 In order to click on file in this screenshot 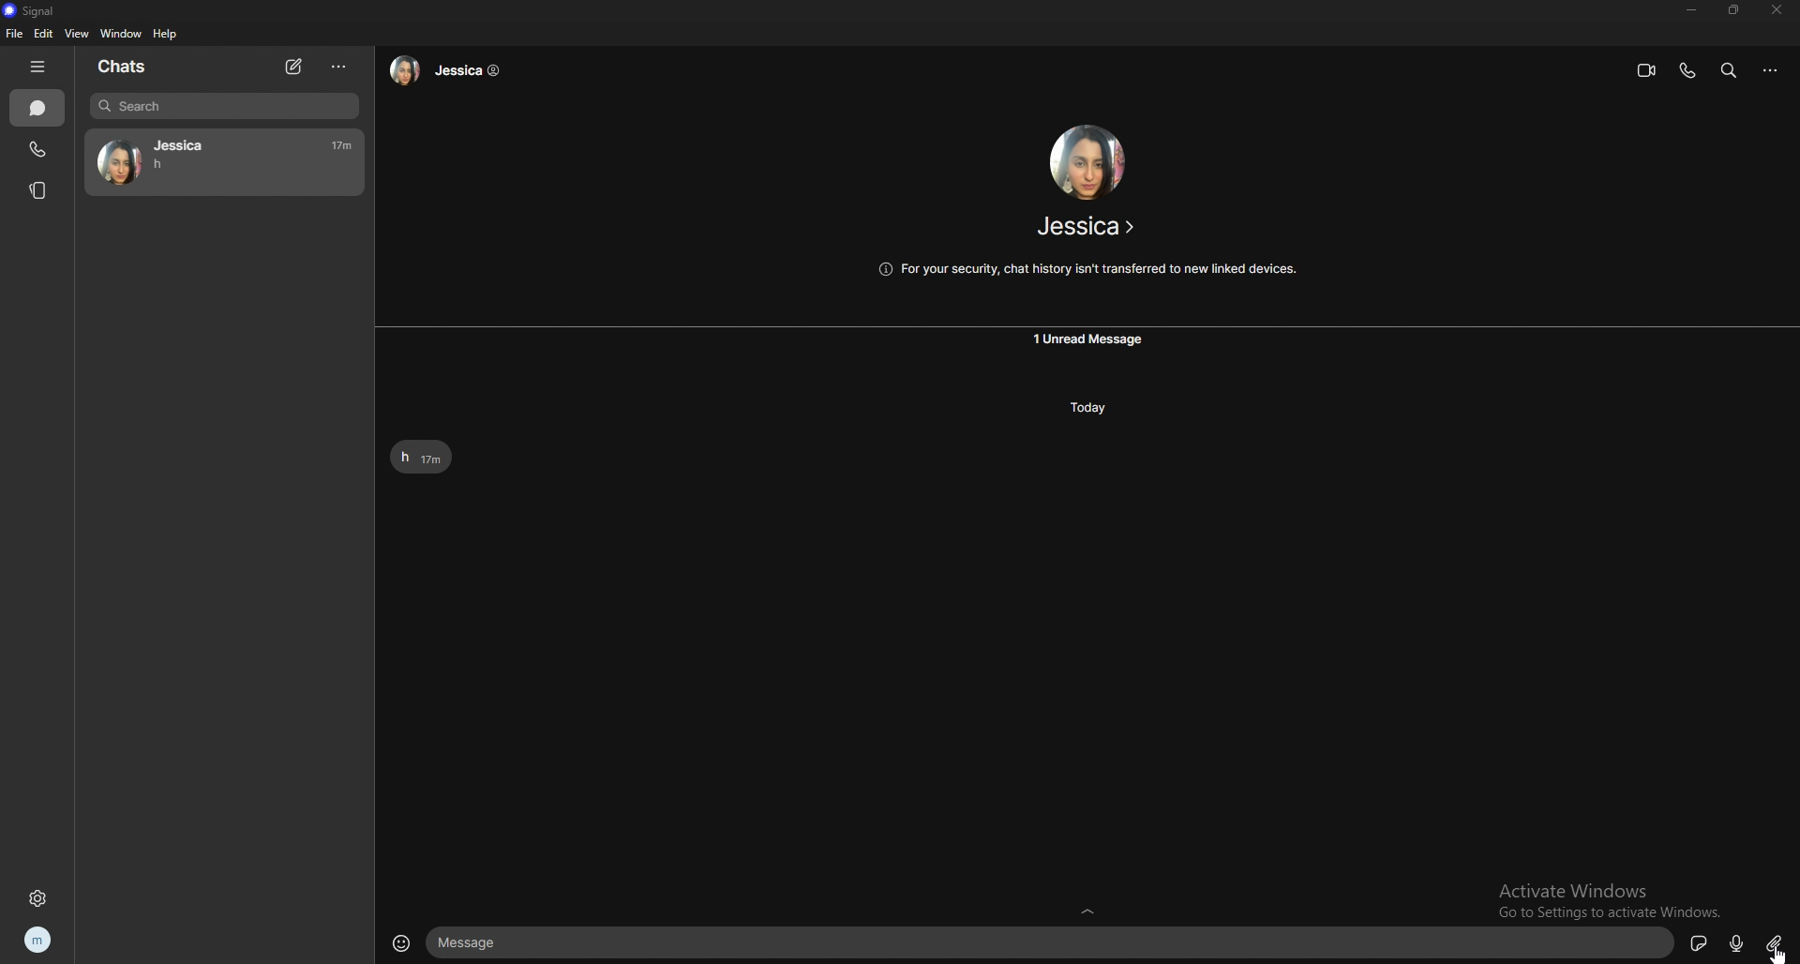, I will do `click(14, 34)`.